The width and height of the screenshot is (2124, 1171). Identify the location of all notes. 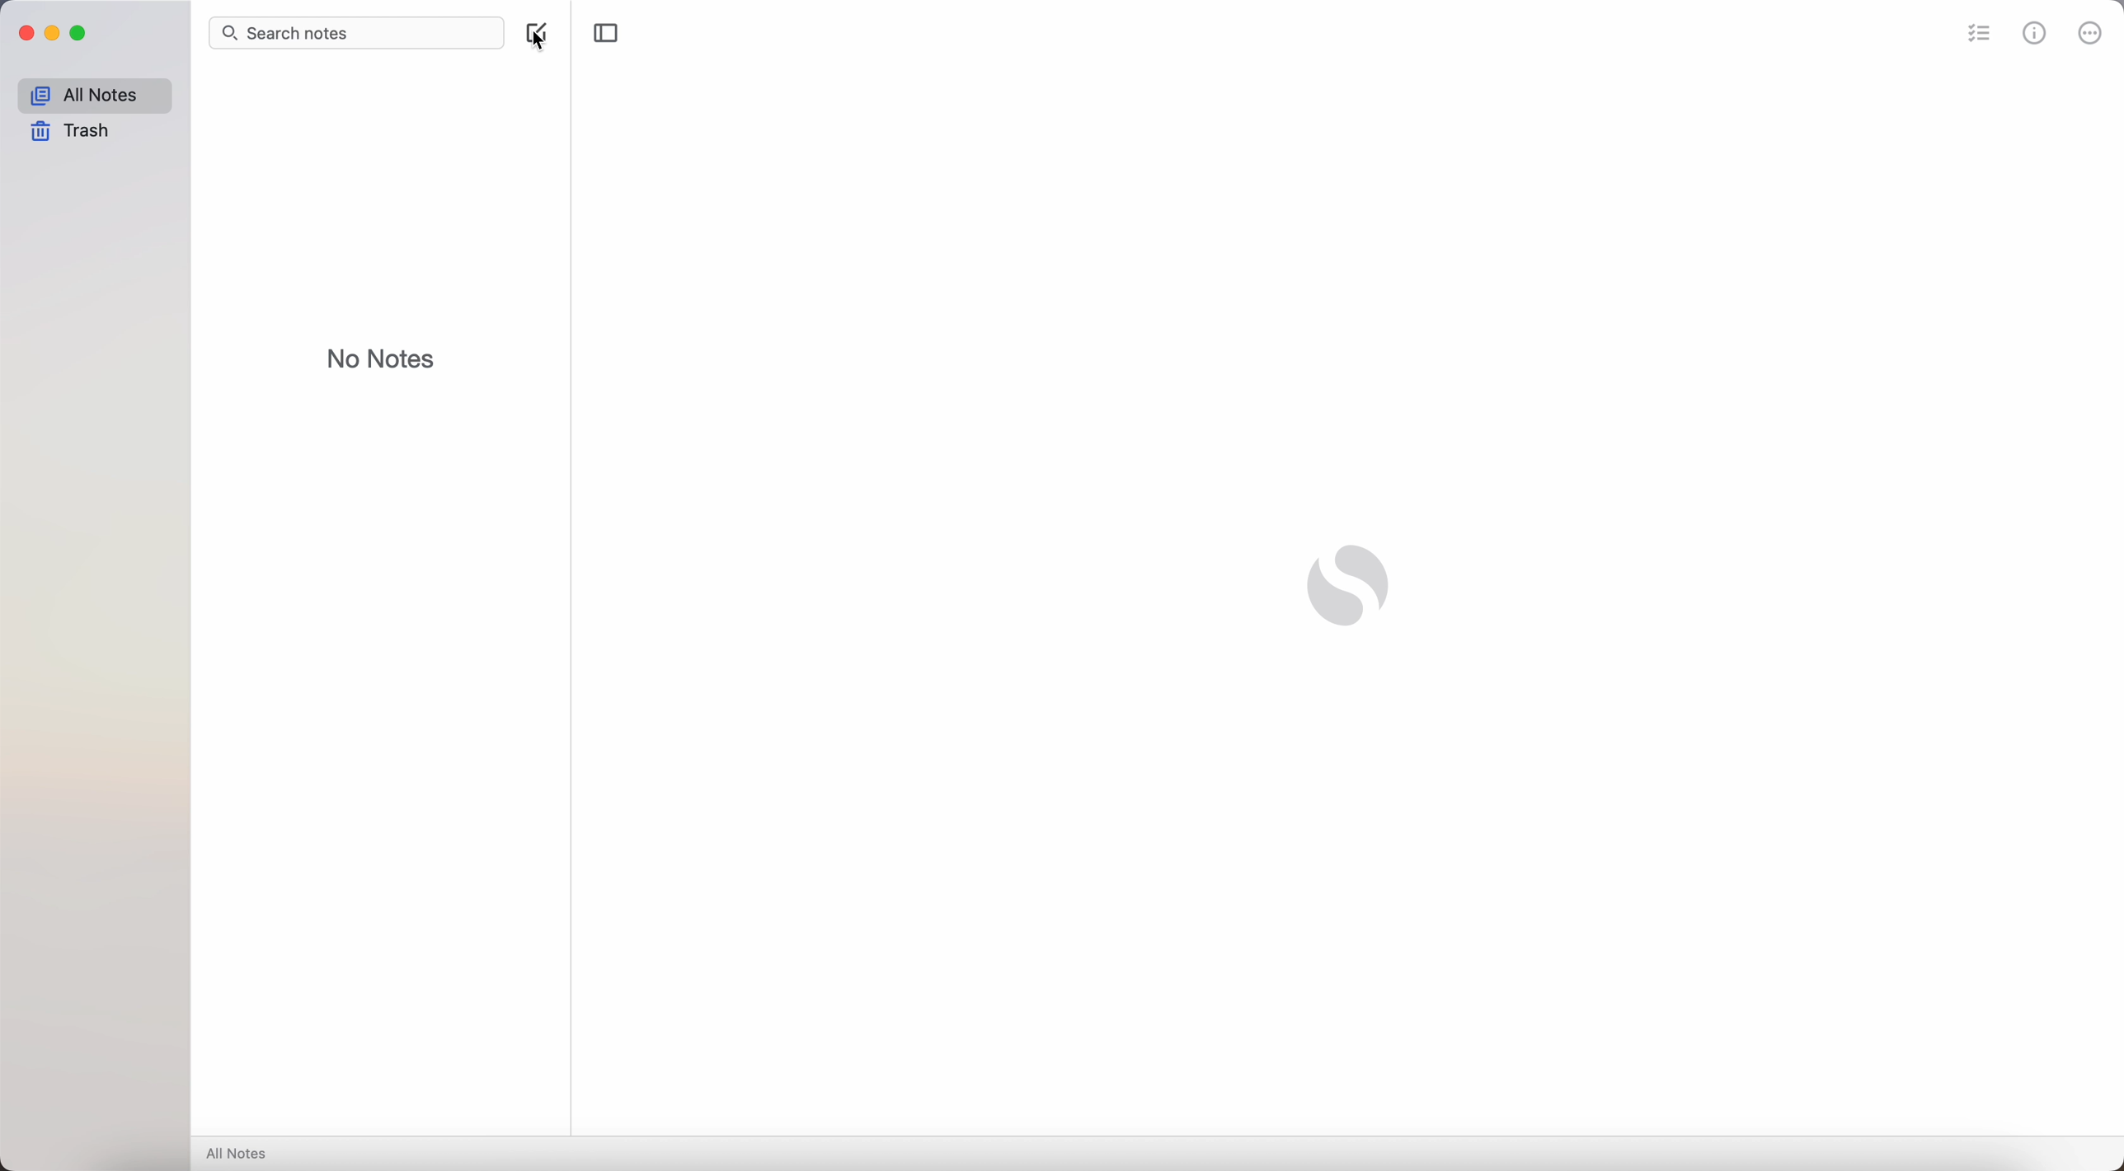
(242, 1153).